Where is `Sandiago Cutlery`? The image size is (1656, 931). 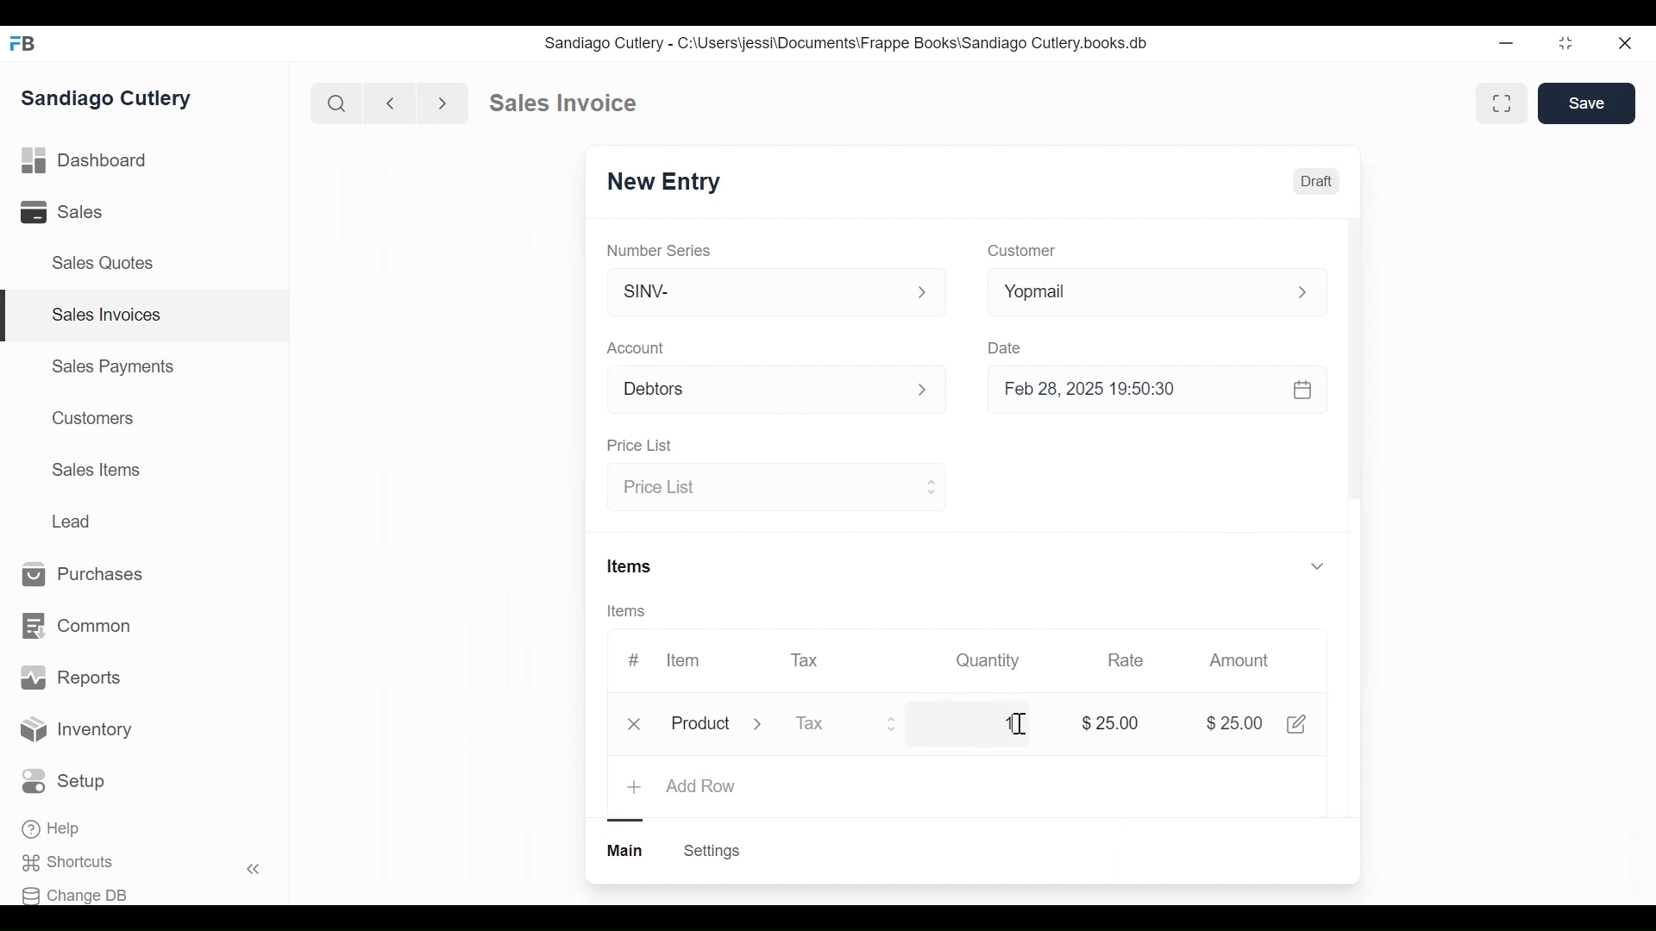 Sandiago Cutlery is located at coordinates (111, 98).